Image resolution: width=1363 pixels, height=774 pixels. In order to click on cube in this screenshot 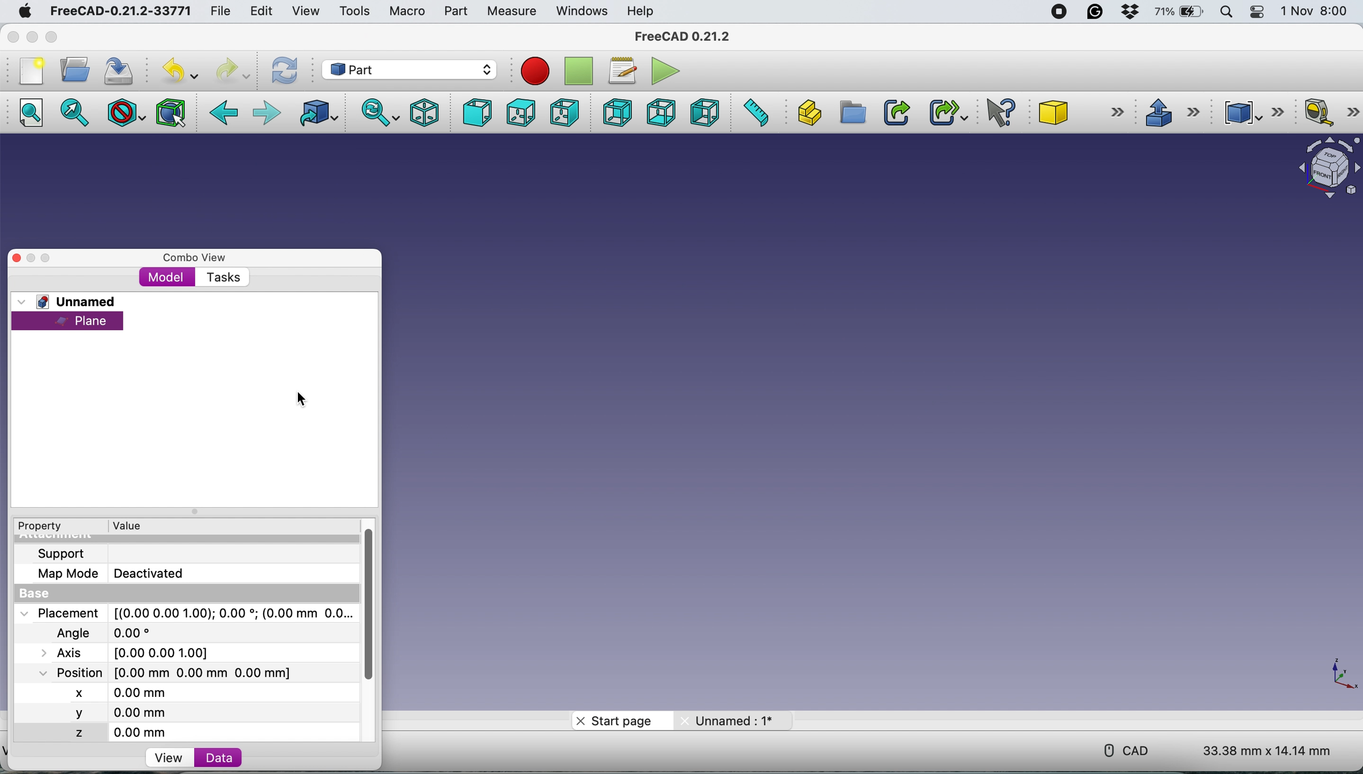, I will do `click(1081, 114)`.